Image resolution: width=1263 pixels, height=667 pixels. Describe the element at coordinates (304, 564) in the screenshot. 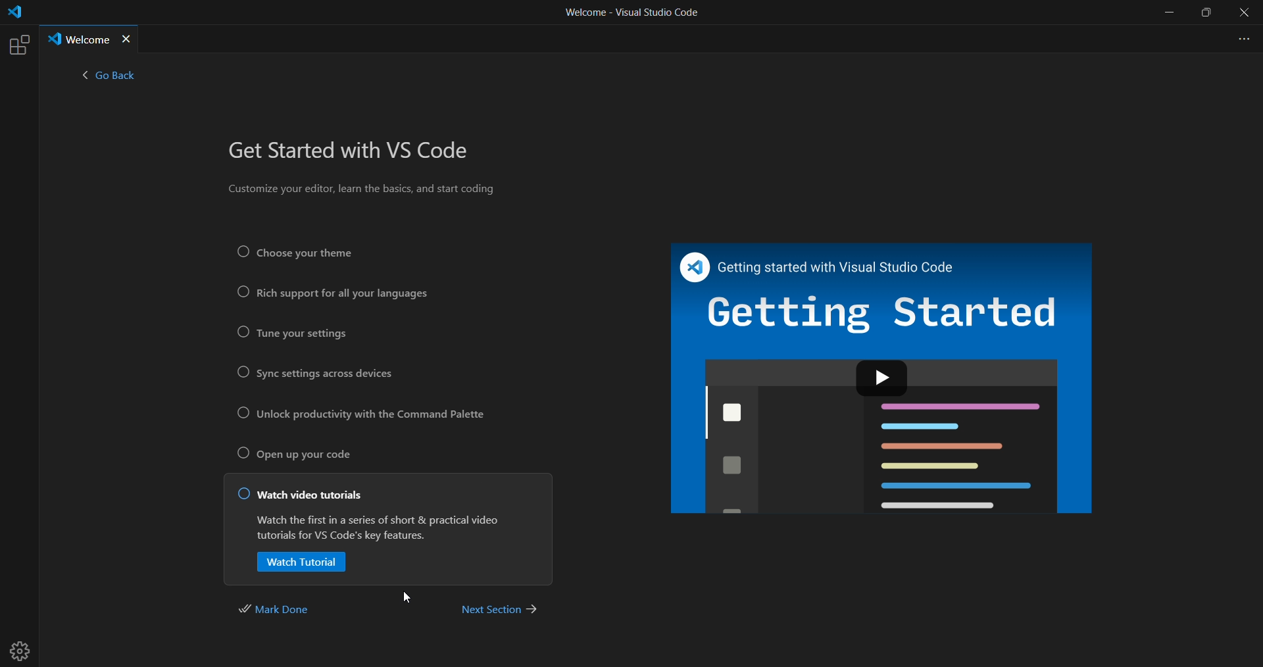

I see `watch tutorial` at that location.